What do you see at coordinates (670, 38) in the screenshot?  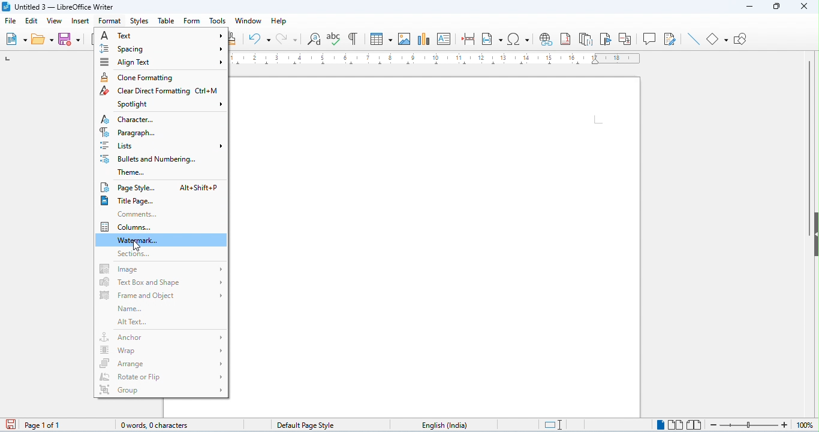 I see `show track changes` at bounding box center [670, 38].